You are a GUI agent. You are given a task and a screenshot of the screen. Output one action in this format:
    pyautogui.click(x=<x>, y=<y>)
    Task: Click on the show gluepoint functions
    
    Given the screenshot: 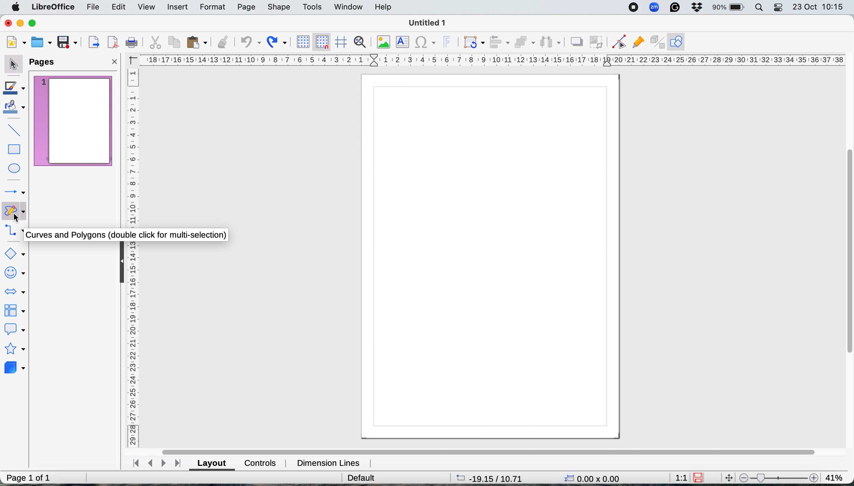 What is the action you would take?
    pyautogui.click(x=638, y=41)
    